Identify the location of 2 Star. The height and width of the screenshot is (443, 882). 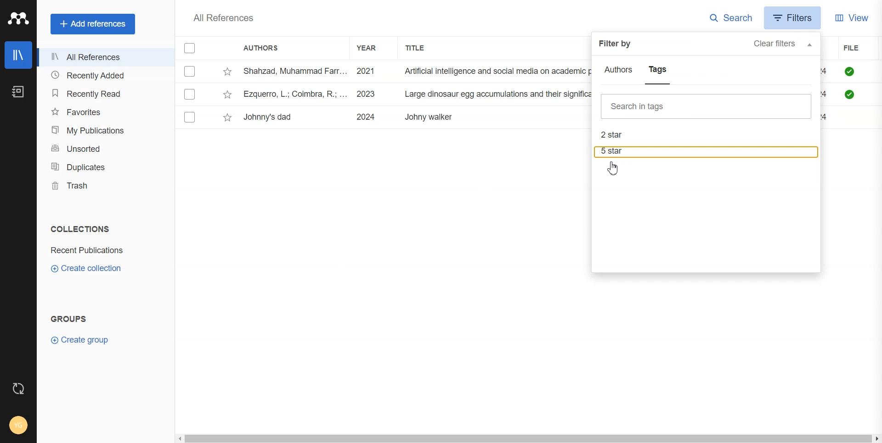
(707, 135).